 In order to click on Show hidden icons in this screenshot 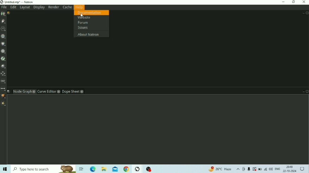, I will do `click(238, 169)`.